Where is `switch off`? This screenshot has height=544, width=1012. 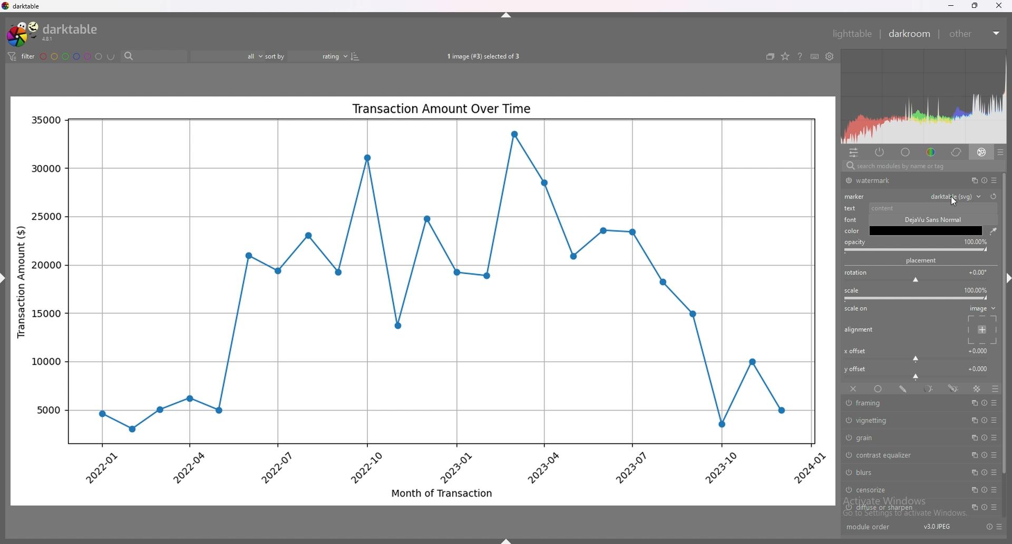
switch off is located at coordinates (848, 181).